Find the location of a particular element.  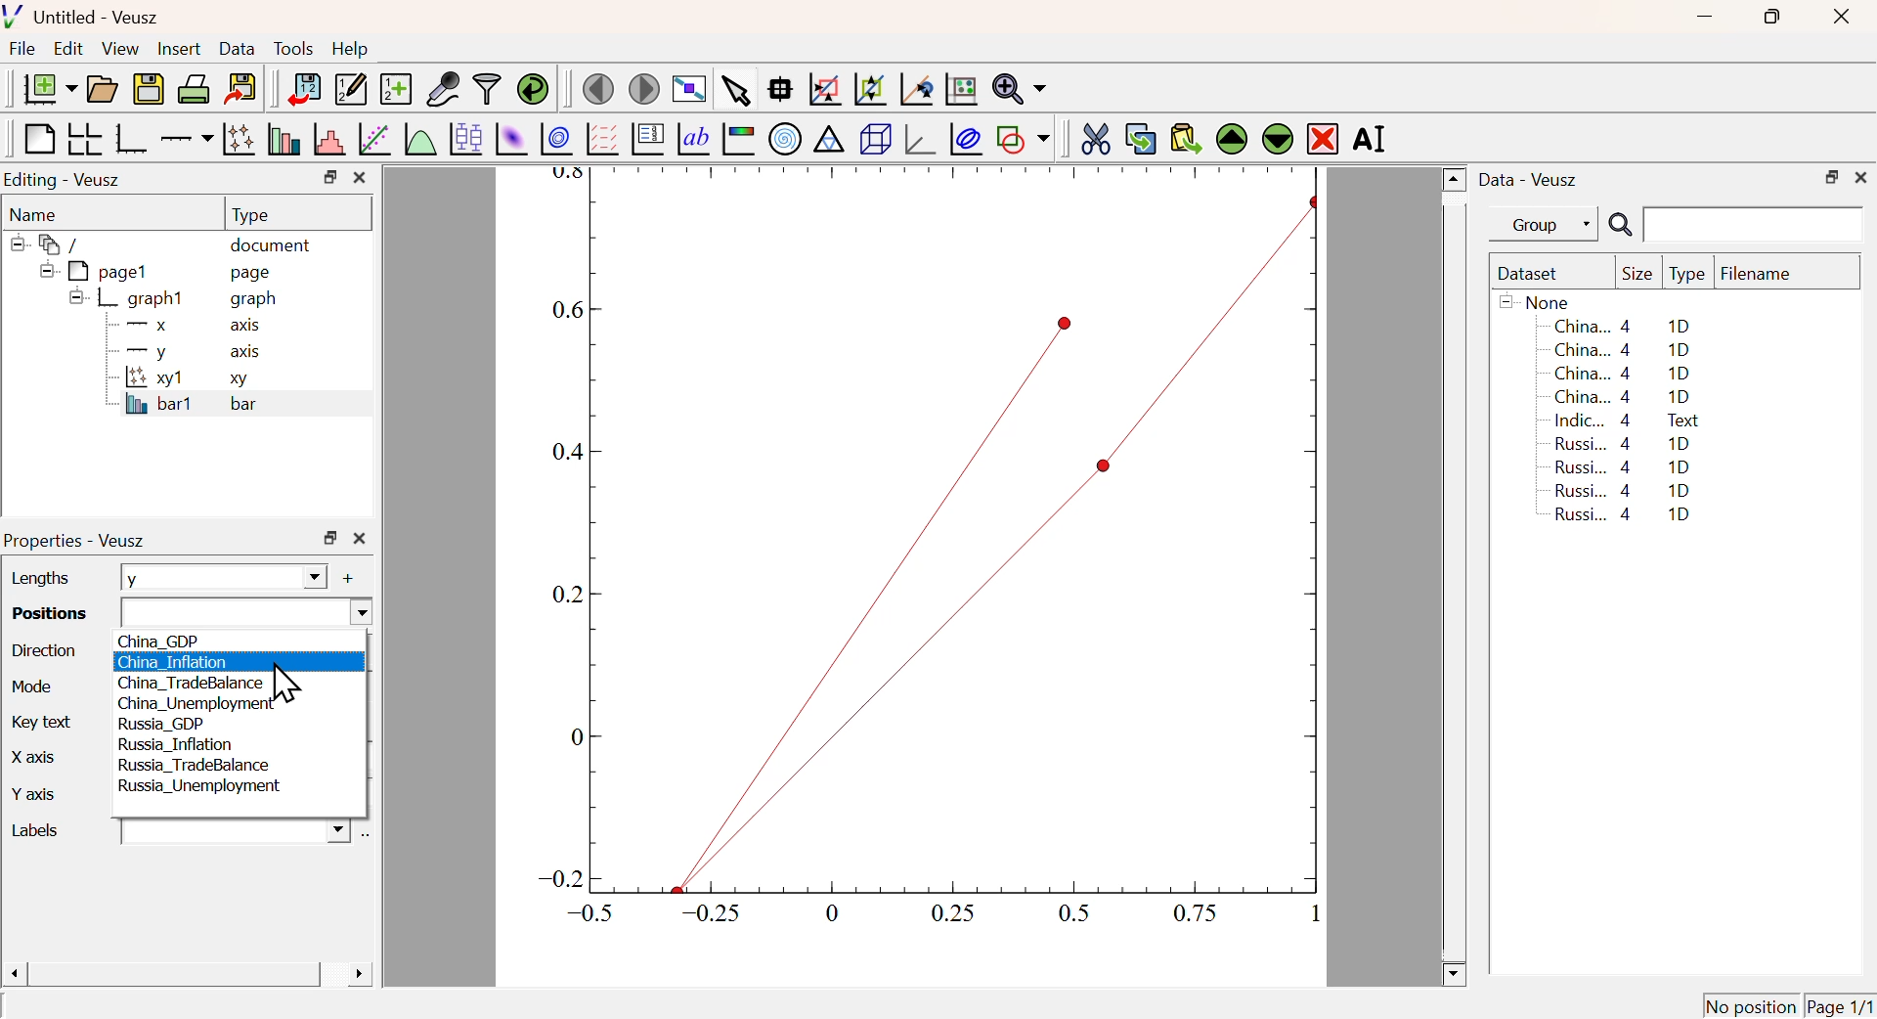

Russia_Unemployment is located at coordinates (203, 787).